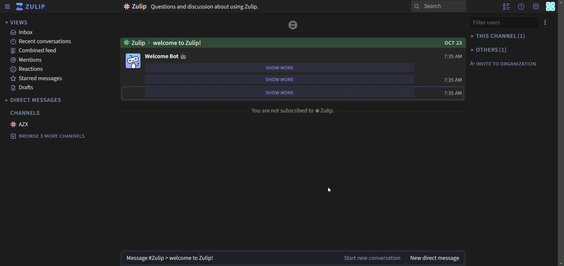  What do you see at coordinates (288, 79) in the screenshot?
I see `show more` at bounding box center [288, 79].